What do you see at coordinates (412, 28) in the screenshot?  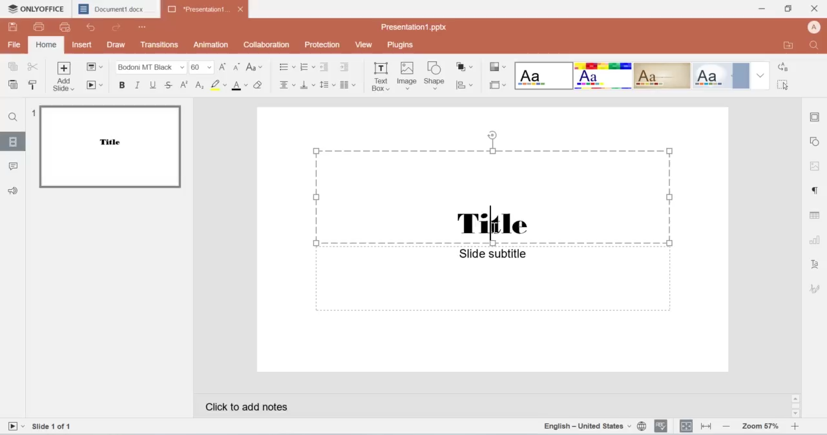 I see `name of the presentation` at bounding box center [412, 28].